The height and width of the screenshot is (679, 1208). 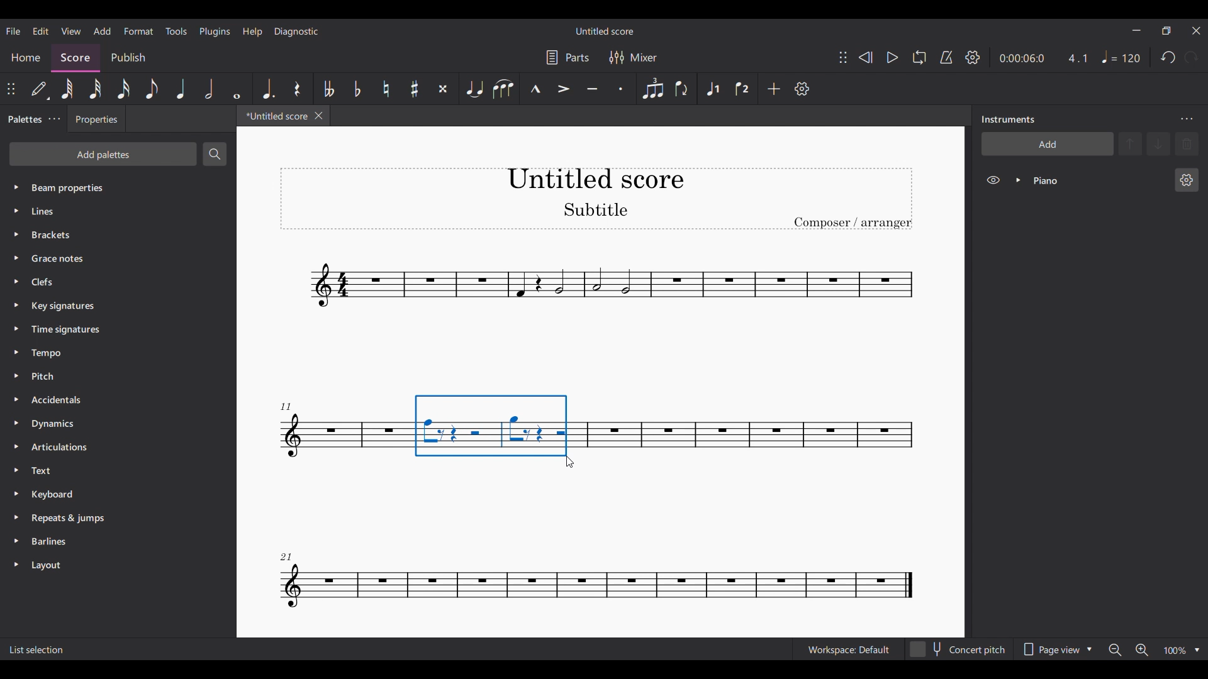 What do you see at coordinates (177, 31) in the screenshot?
I see `Tools menu` at bounding box center [177, 31].